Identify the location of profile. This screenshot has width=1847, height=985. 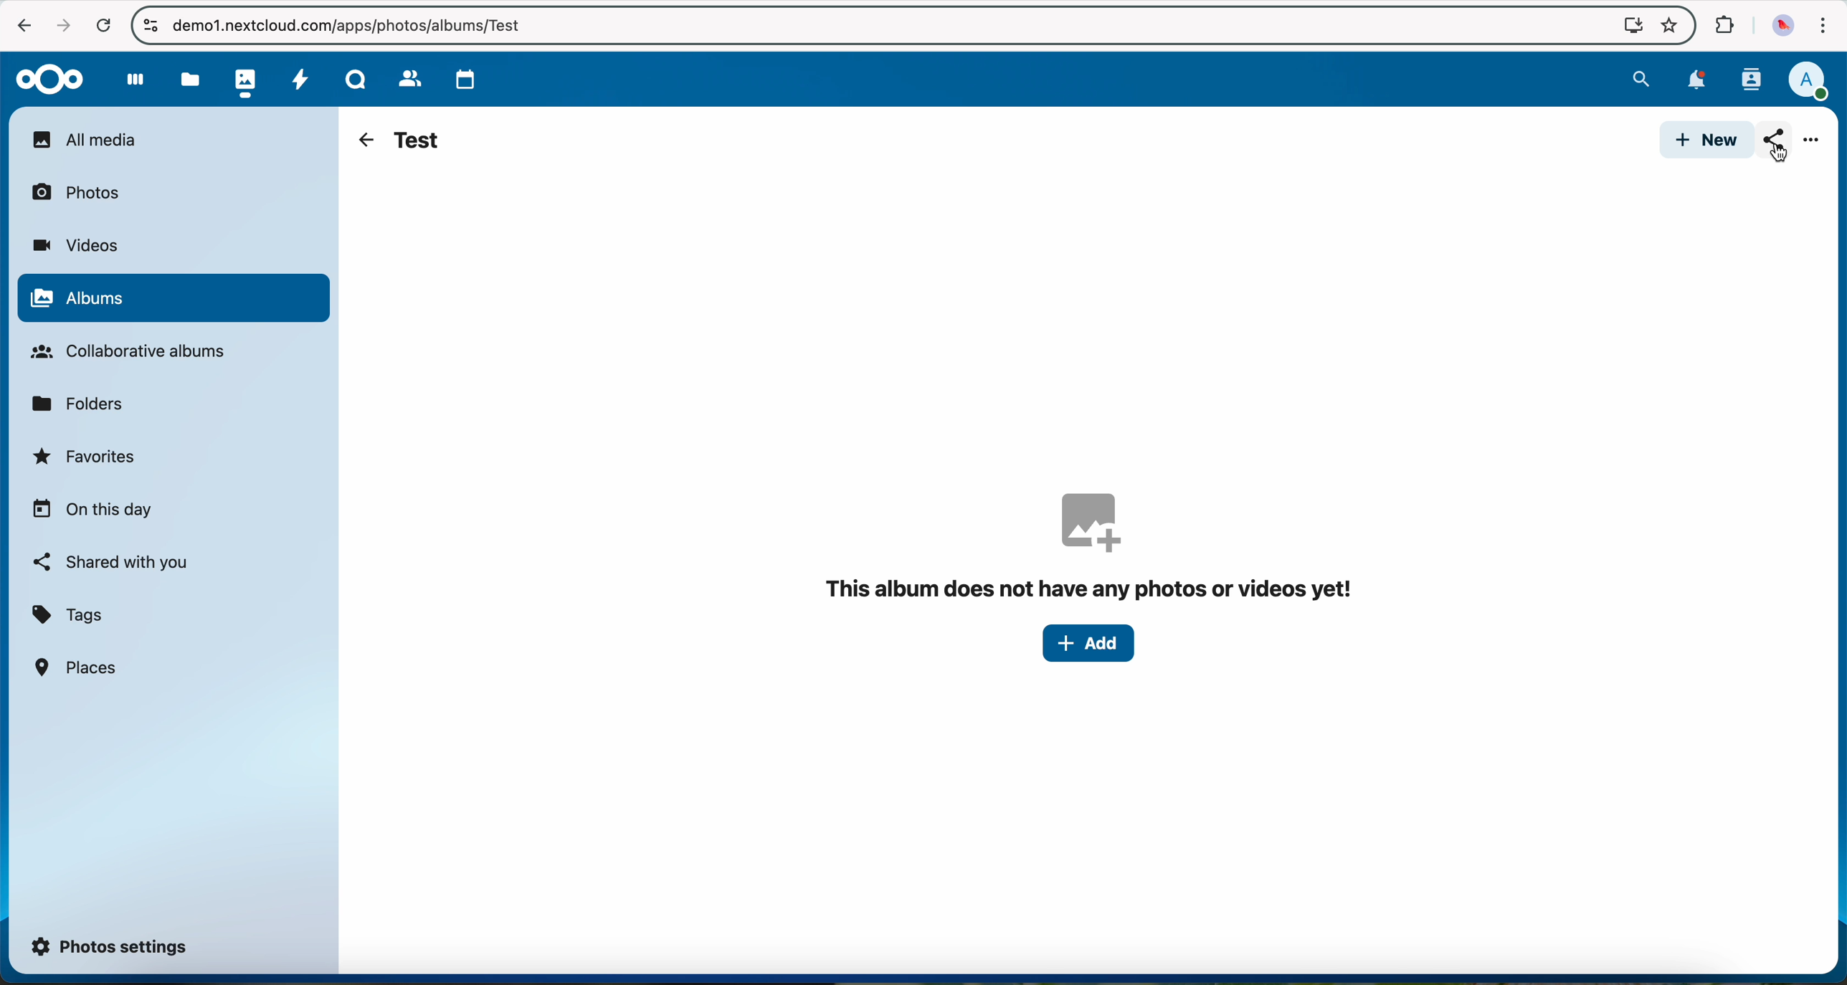
(1808, 82).